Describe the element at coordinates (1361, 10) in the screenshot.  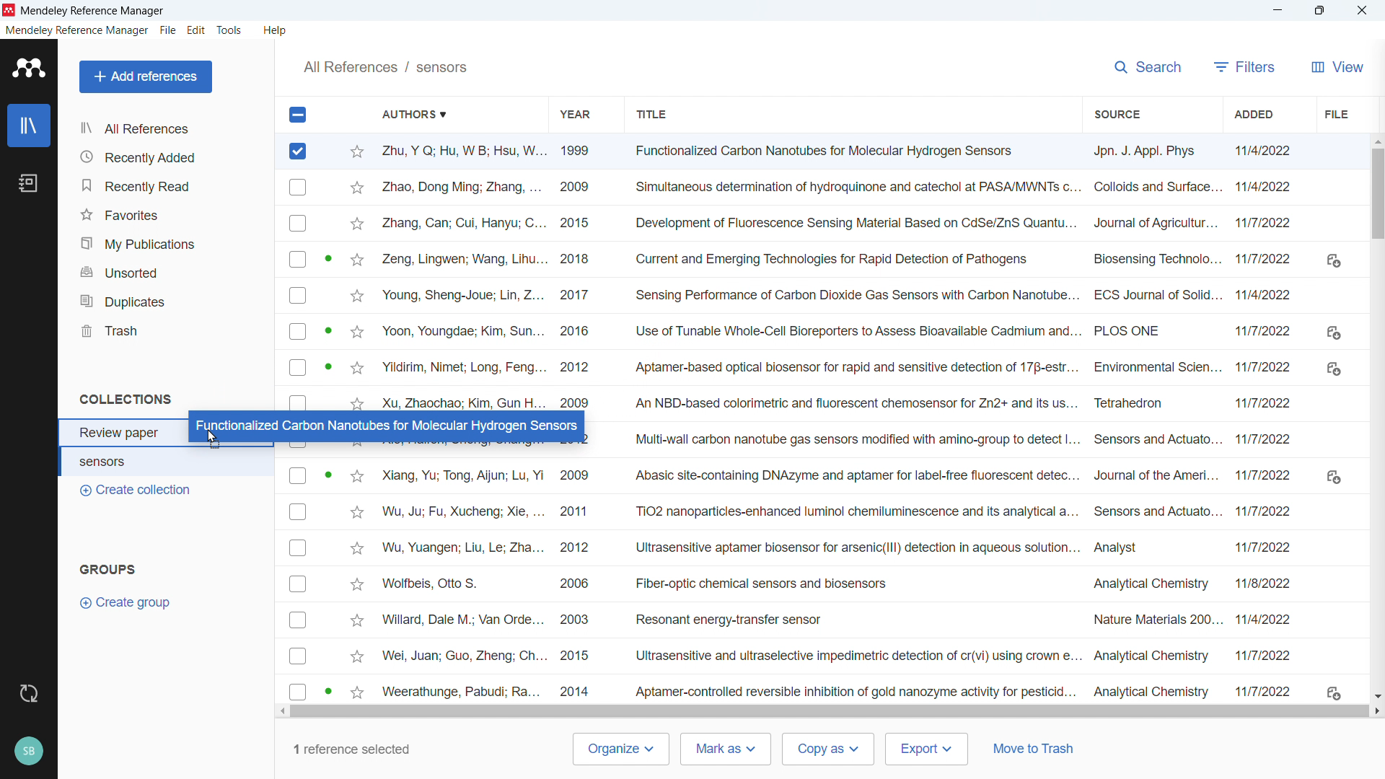
I see `` at that location.